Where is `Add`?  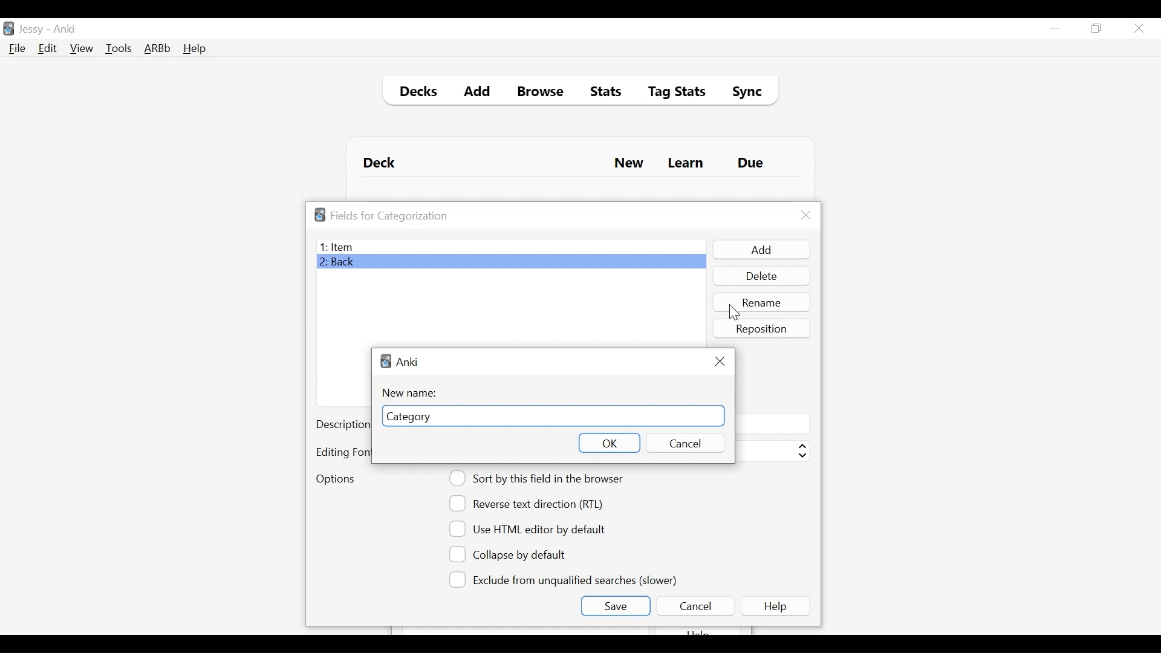
Add is located at coordinates (760, 250).